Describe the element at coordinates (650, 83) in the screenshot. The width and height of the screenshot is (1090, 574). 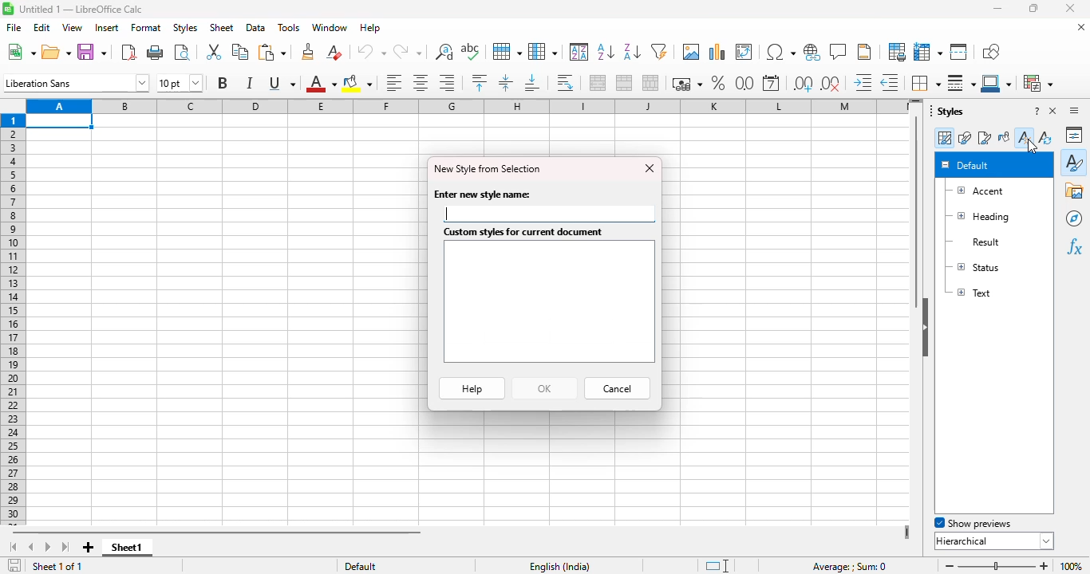
I see `unmerge cells` at that location.